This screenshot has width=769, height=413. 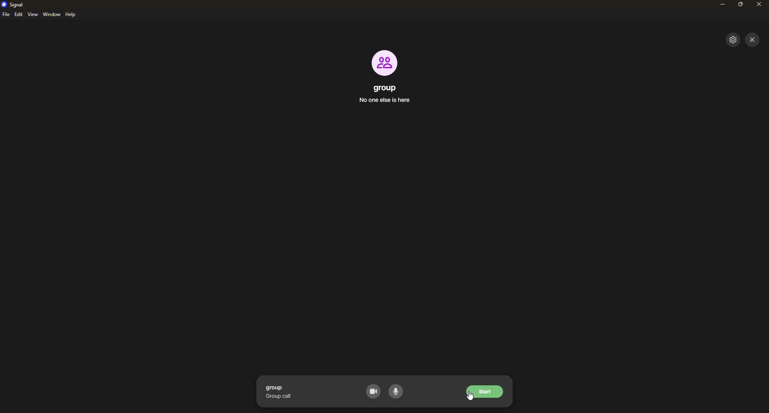 What do you see at coordinates (385, 63) in the screenshot?
I see `profile pic` at bounding box center [385, 63].